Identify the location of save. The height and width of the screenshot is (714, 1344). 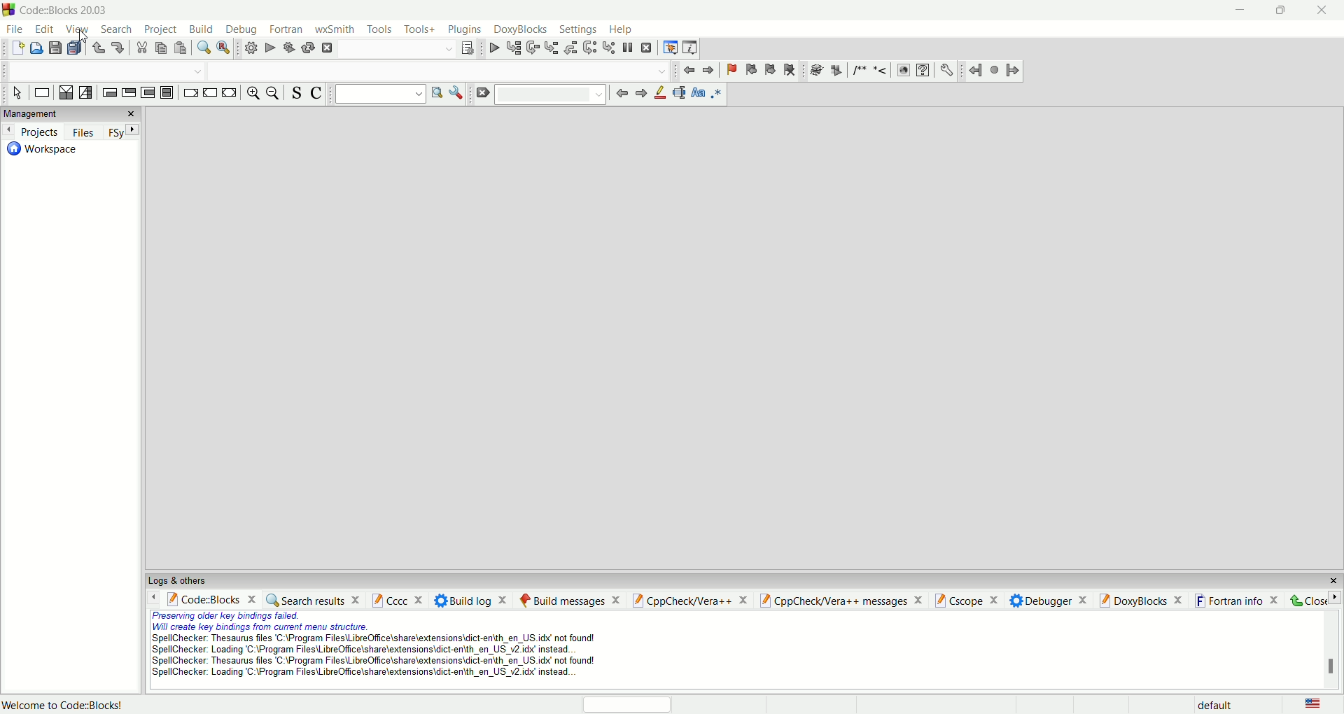
(56, 50).